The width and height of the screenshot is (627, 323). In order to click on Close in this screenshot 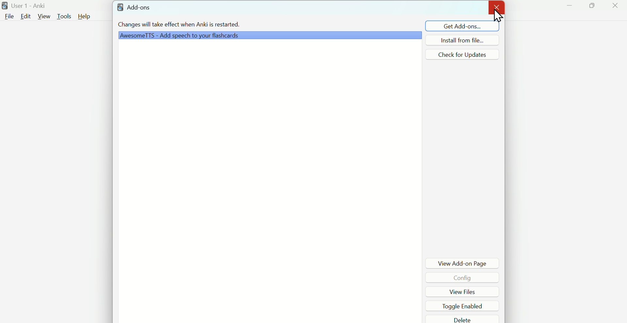, I will do `click(615, 8)`.